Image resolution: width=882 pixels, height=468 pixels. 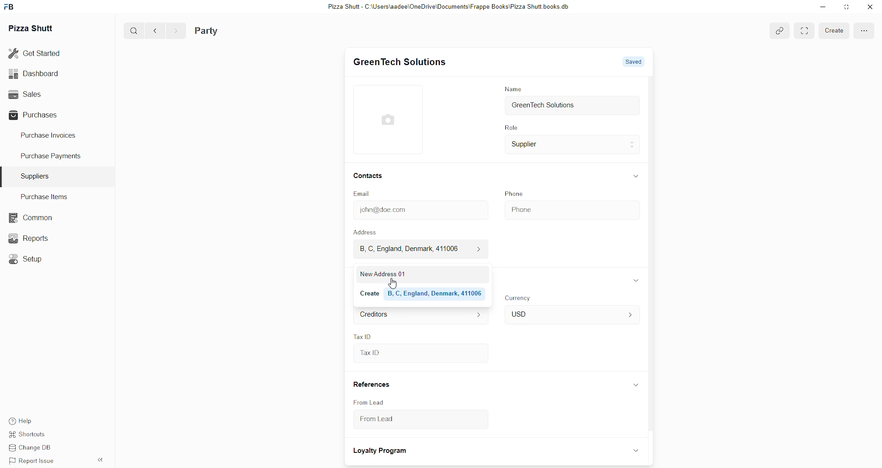 What do you see at coordinates (803, 30) in the screenshot?
I see `options` at bounding box center [803, 30].